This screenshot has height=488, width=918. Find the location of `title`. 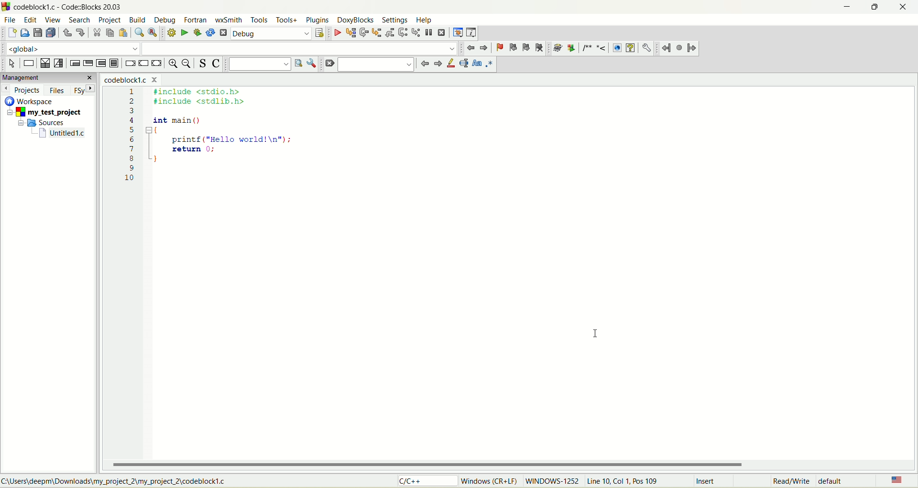

title is located at coordinates (63, 133).